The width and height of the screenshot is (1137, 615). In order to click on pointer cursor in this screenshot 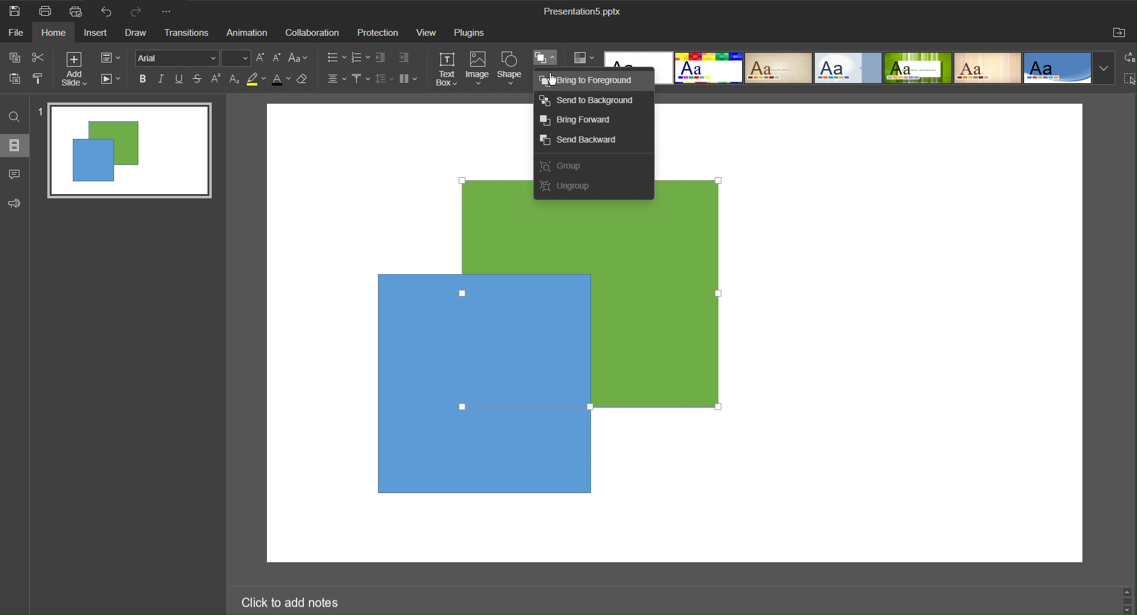, I will do `click(556, 81)`.